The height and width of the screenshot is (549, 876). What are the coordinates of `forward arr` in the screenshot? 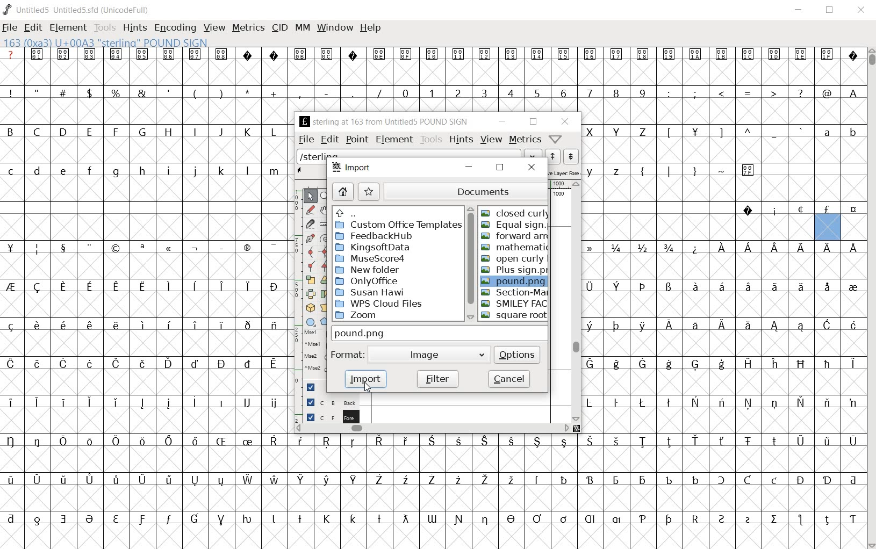 It's located at (515, 236).